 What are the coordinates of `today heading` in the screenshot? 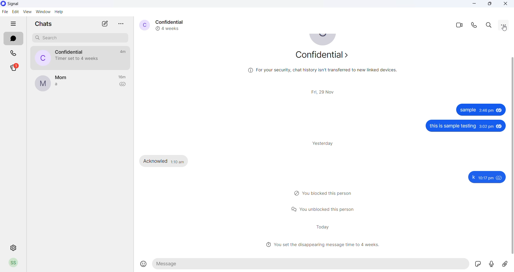 It's located at (323, 227).